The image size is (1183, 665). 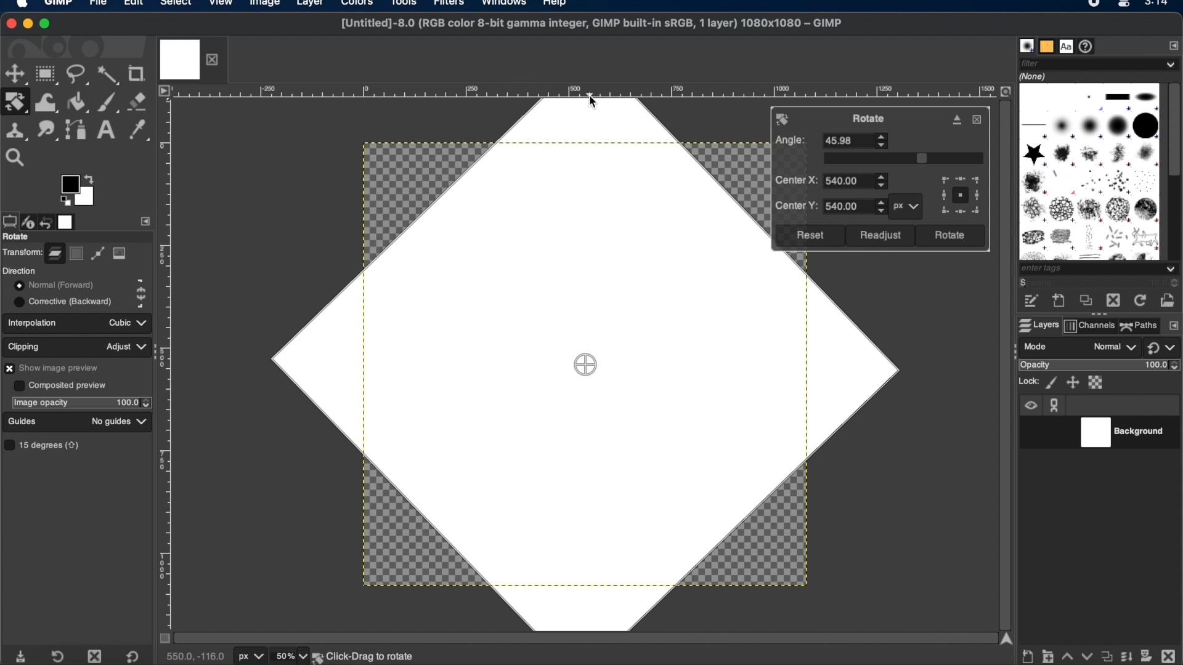 What do you see at coordinates (263, 5) in the screenshot?
I see `image` at bounding box center [263, 5].